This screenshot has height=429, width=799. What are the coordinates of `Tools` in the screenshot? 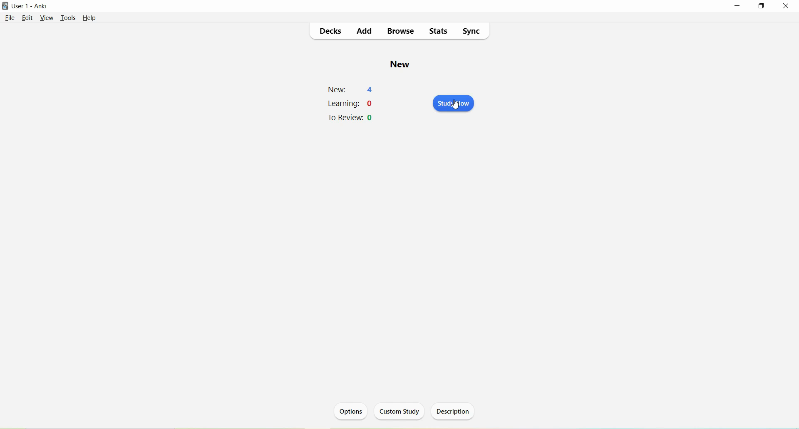 It's located at (68, 18).